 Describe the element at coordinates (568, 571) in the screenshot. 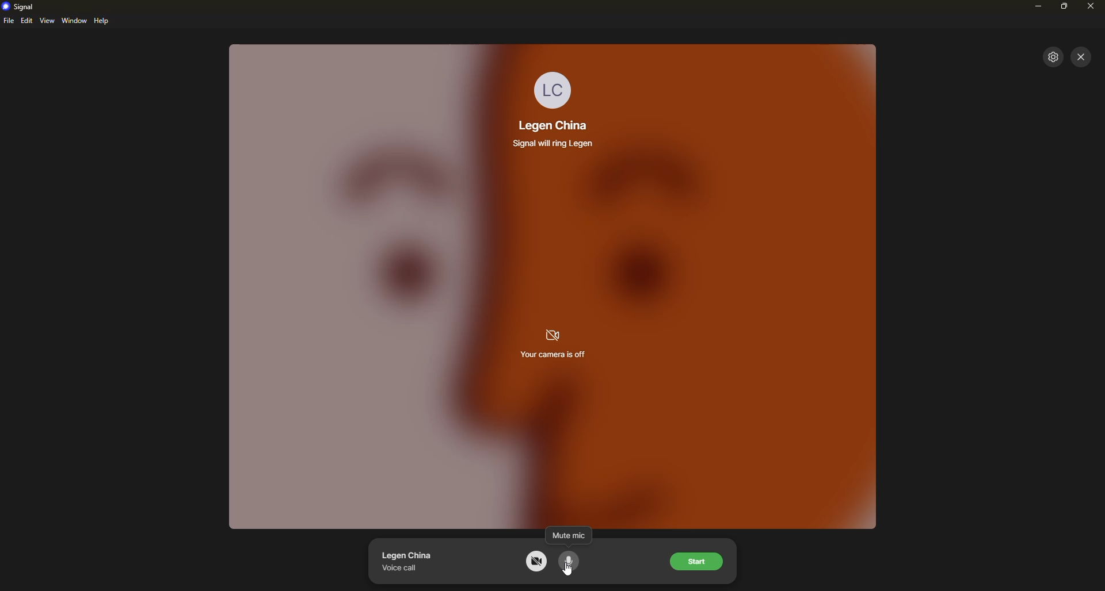

I see `cursor` at that location.